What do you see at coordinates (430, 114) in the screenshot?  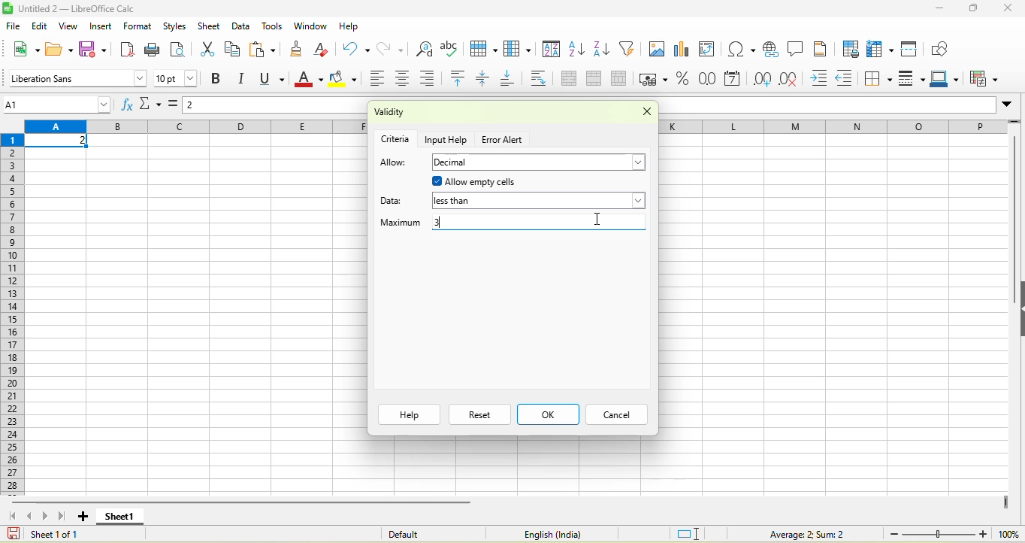 I see `validity` at bounding box center [430, 114].